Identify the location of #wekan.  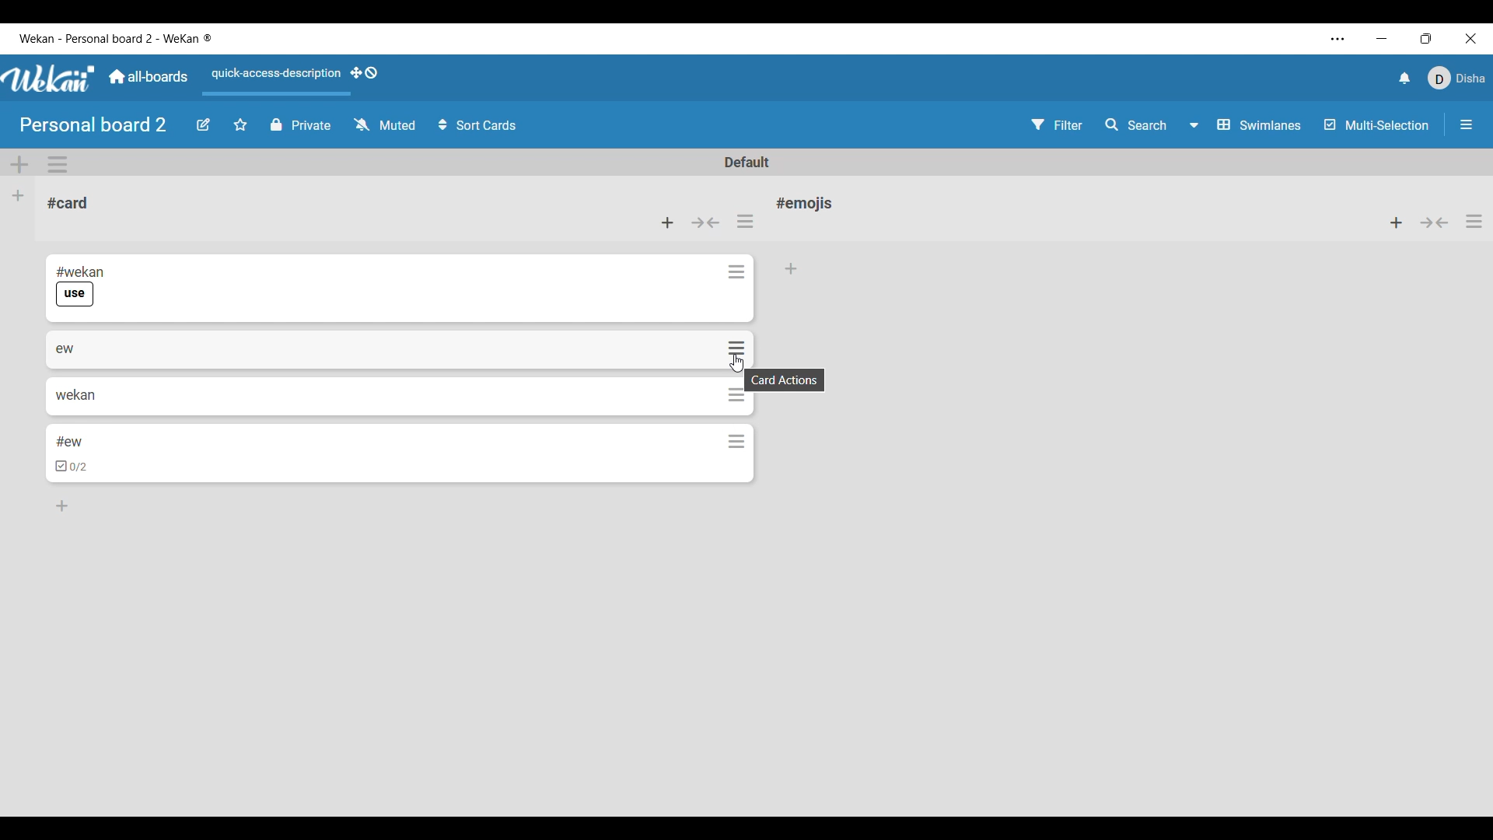
(81, 271).